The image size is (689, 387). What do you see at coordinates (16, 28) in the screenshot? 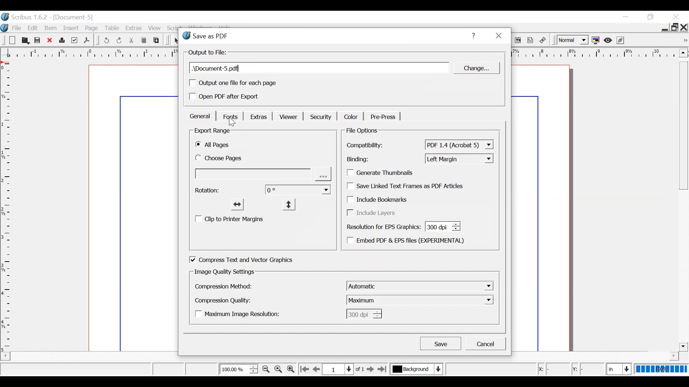
I see `File` at bounding box center [16, 28].